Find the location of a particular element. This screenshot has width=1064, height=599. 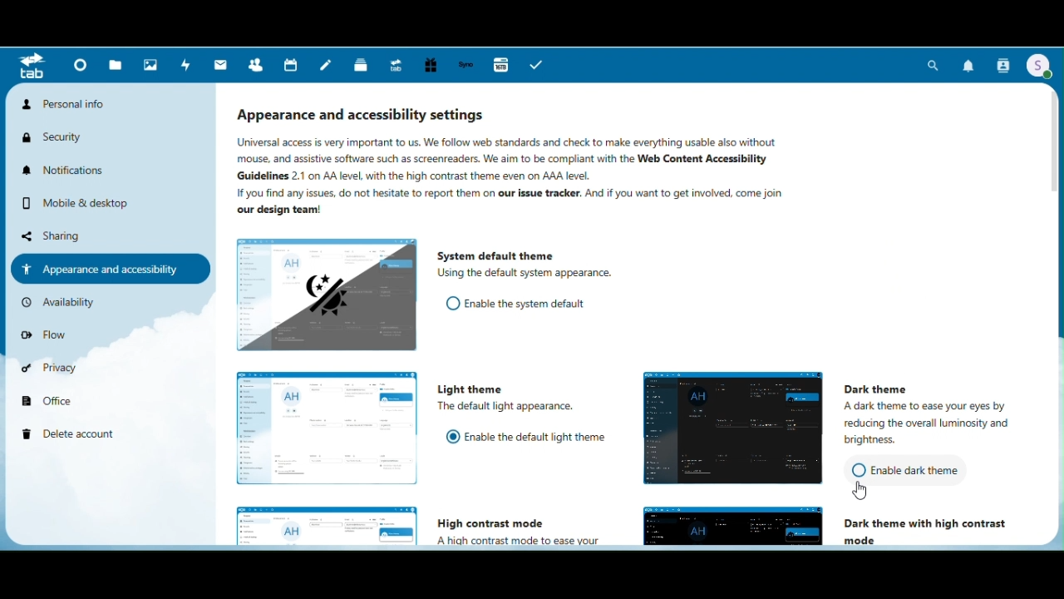

Synology is located at coordinates (468, 66).